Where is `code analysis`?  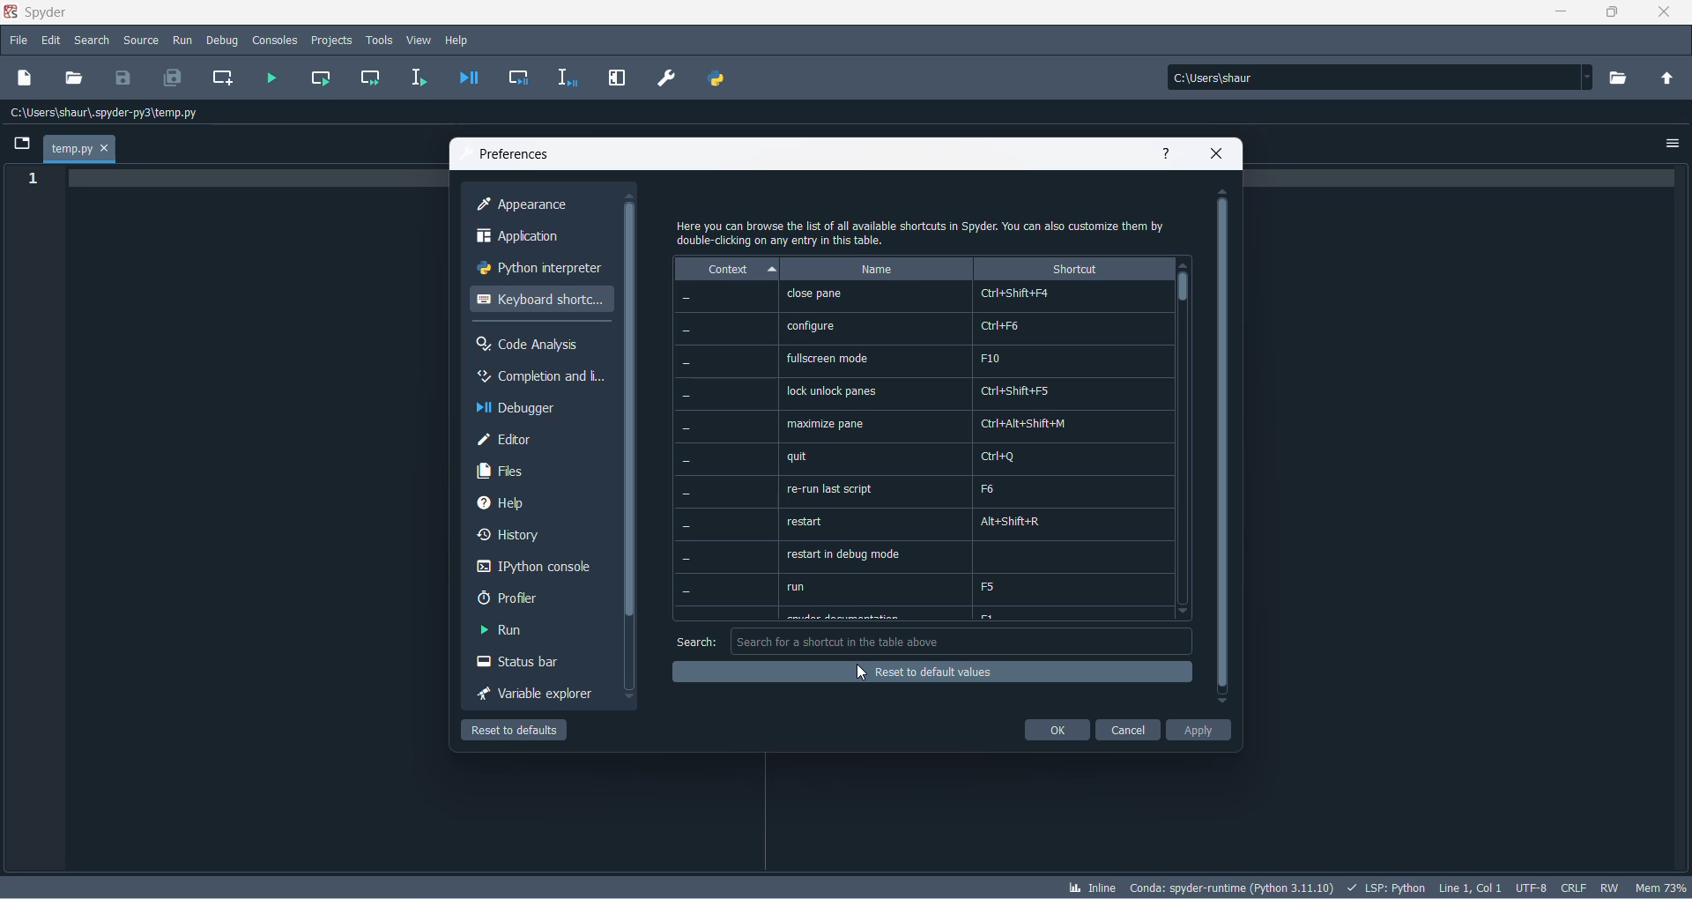 code analysis is located at coordinates (536, 345).